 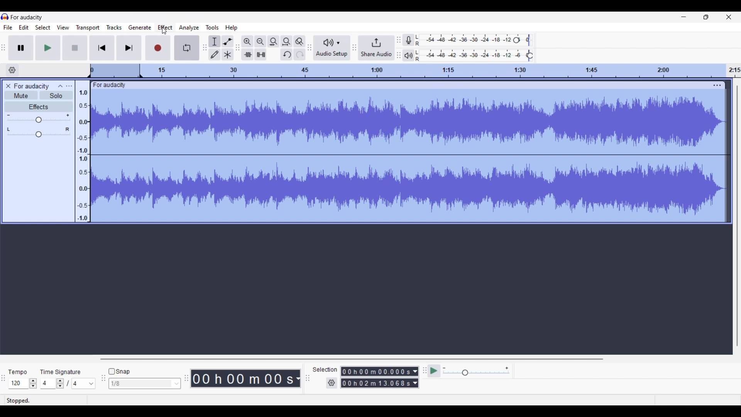 What do you see at coordinates (18, 383) in the screenshot?
I see `Type in tempo` at bounding box center [18, 383].